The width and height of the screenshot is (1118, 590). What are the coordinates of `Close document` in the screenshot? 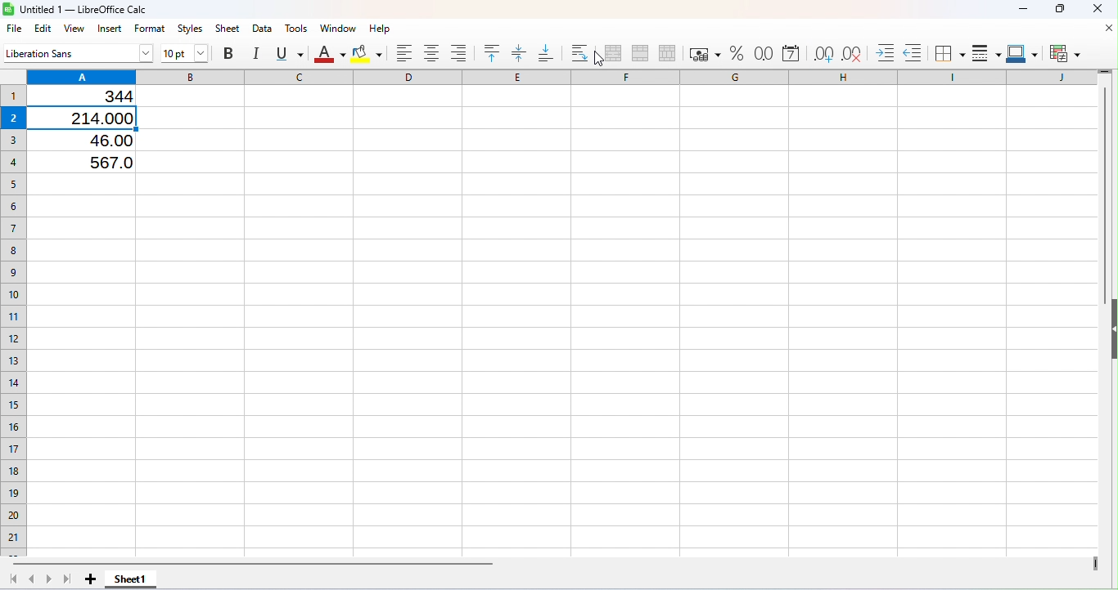 It's located at (1103, 27).